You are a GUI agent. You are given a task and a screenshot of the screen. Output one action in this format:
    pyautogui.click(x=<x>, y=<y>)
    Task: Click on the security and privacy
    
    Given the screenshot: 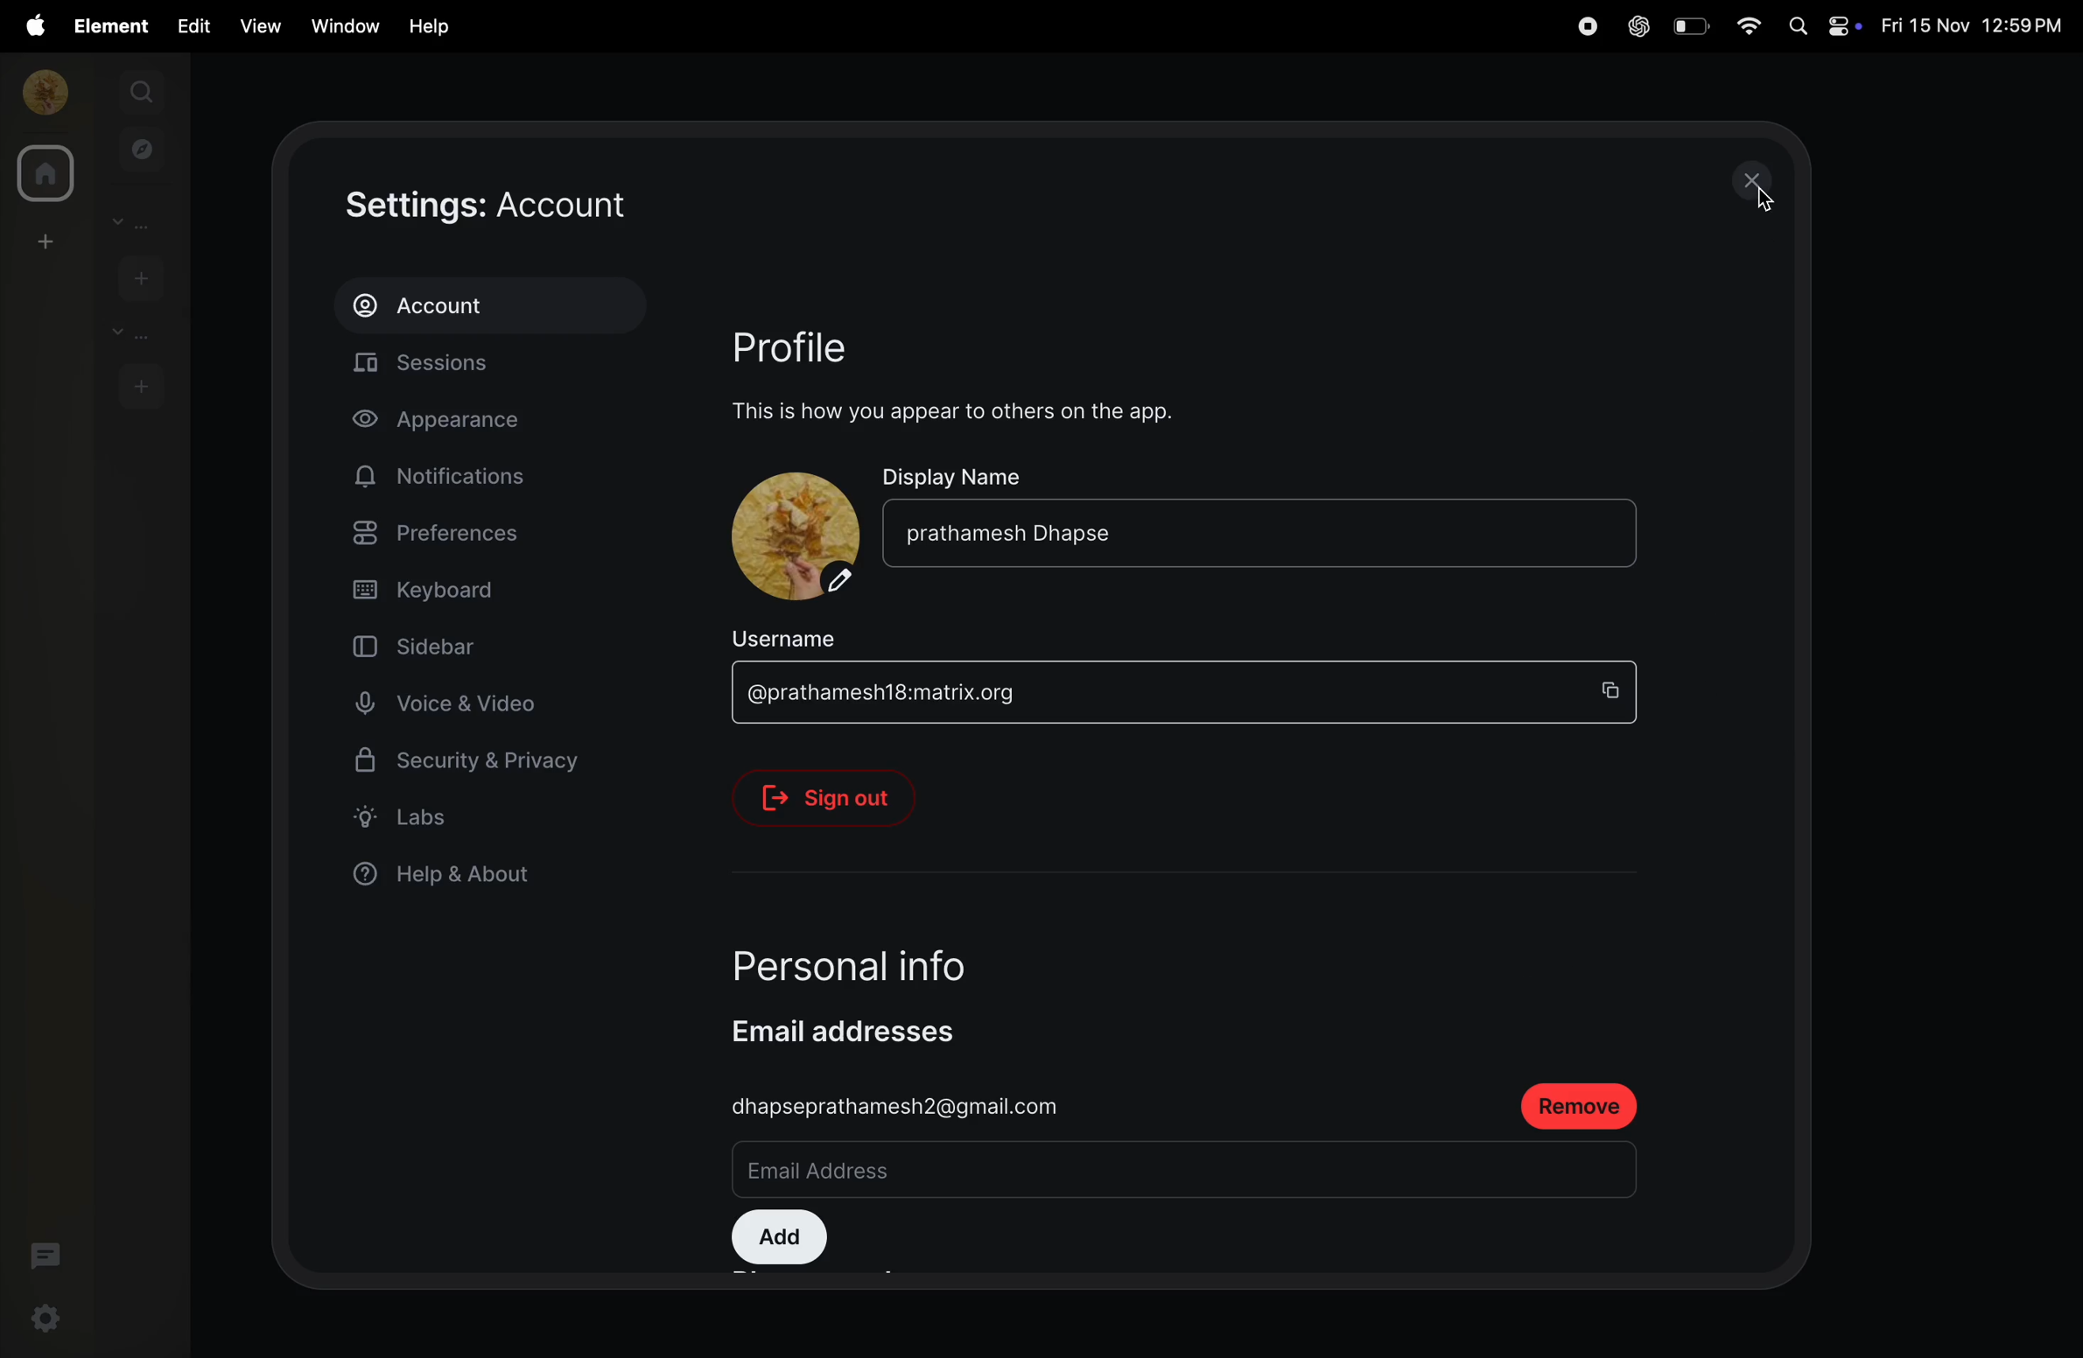 What is the action you would take?
    pyautogui.click(x=469, y=766)
    